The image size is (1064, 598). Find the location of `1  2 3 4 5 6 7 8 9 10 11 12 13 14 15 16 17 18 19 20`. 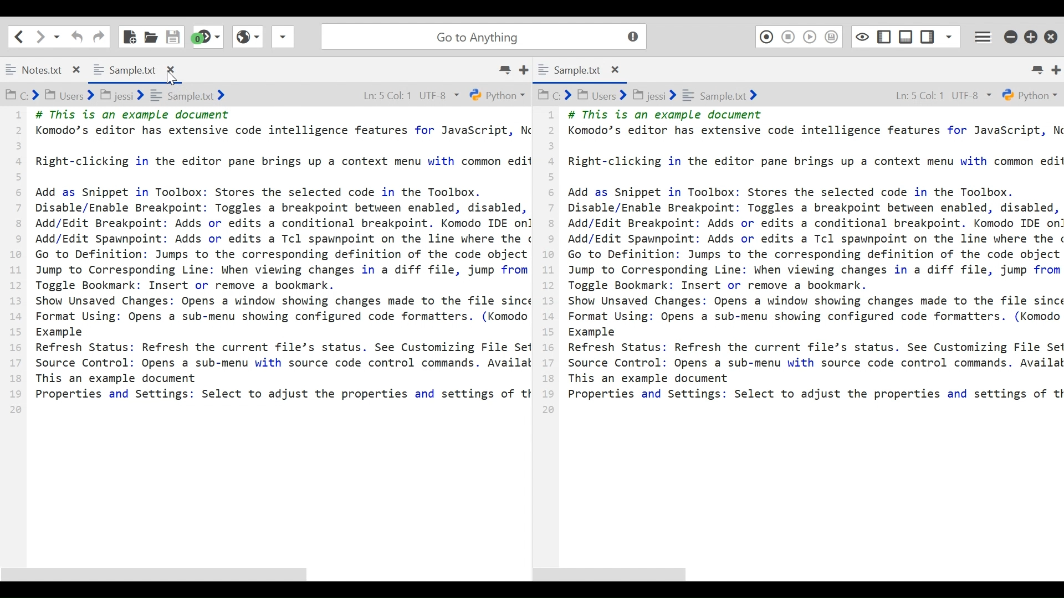

1  2 3 4 5 6 7 8 9 10 11 12 13 14 15 16 17 18 19 20 is located at coordinates (550, 267).